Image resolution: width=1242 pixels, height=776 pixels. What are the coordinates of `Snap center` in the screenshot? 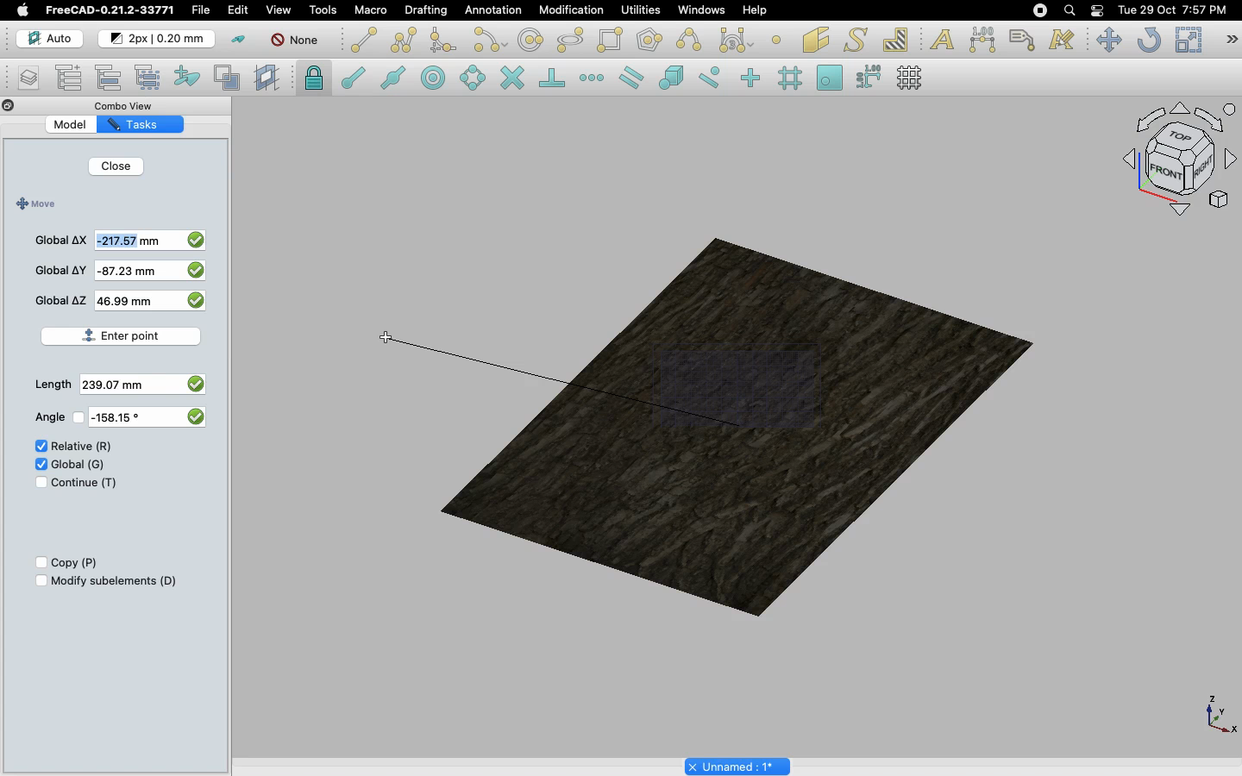 It's located at (438, 77).